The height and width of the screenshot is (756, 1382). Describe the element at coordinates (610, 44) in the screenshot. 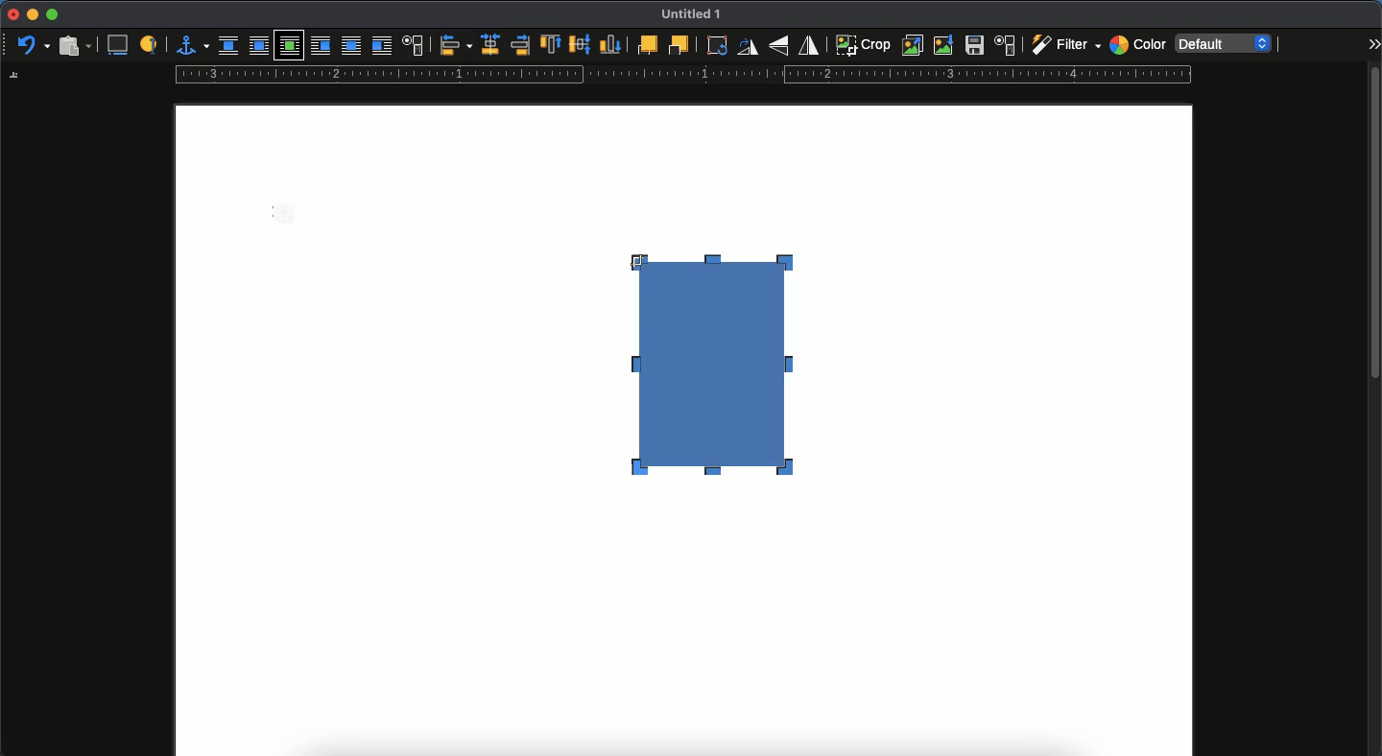

I see `bottom to anchor` at that location.